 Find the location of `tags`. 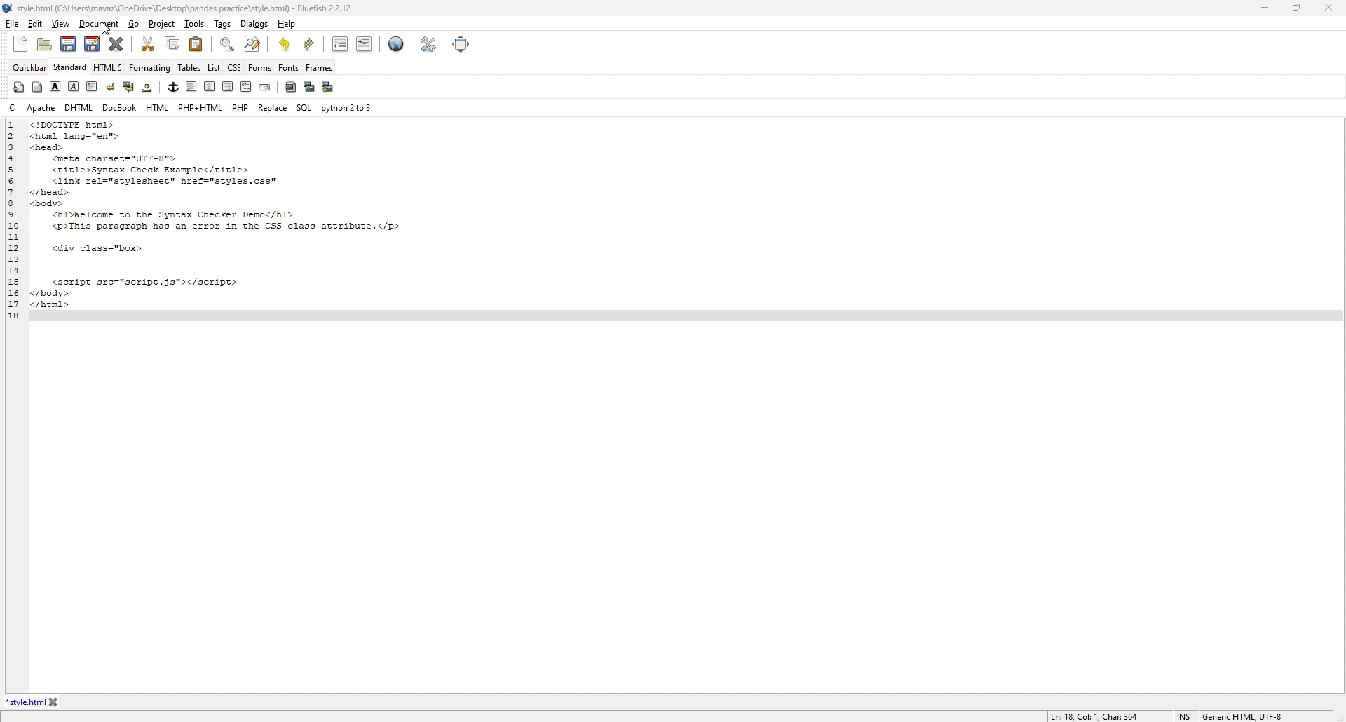

tags is located at coordinates (222, 24).